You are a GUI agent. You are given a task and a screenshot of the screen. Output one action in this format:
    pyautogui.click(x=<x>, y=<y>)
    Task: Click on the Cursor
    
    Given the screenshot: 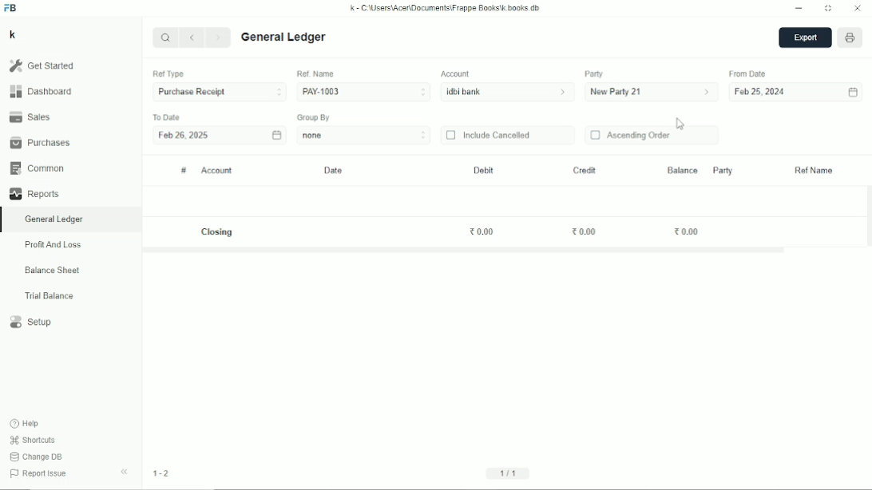 What is the action you would take?
    pyautogui.click(x=681, y=124)
    